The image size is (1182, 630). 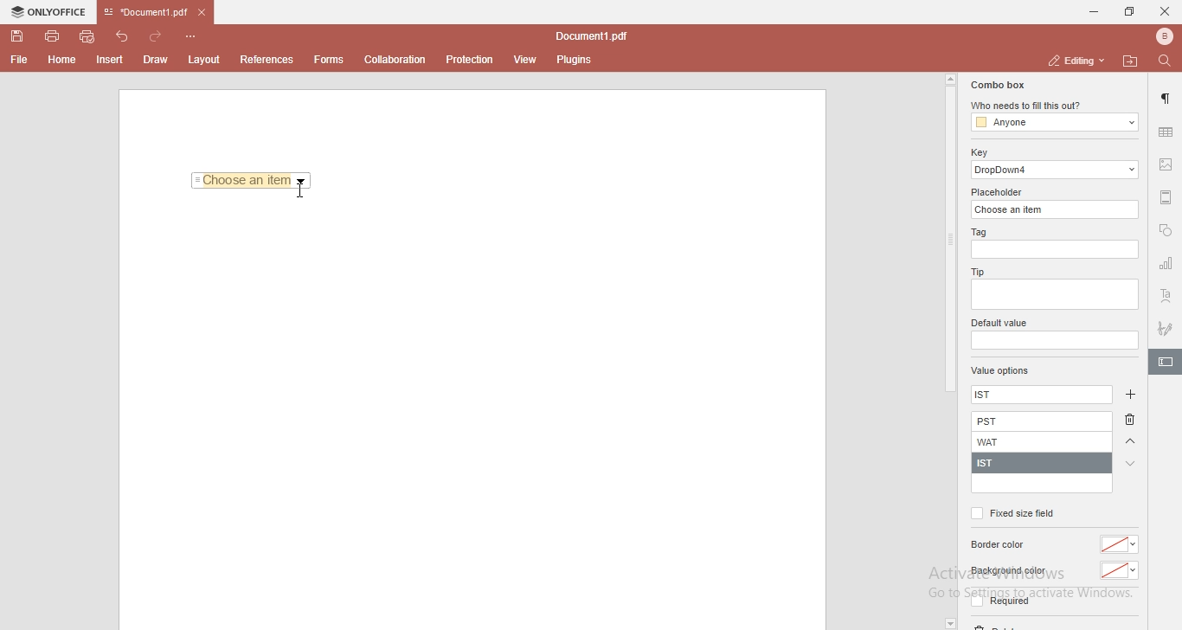 What do you see at coordinates (1129, 393) in the screenshot?
I see `add button ` at bounding box center [1129, 393].